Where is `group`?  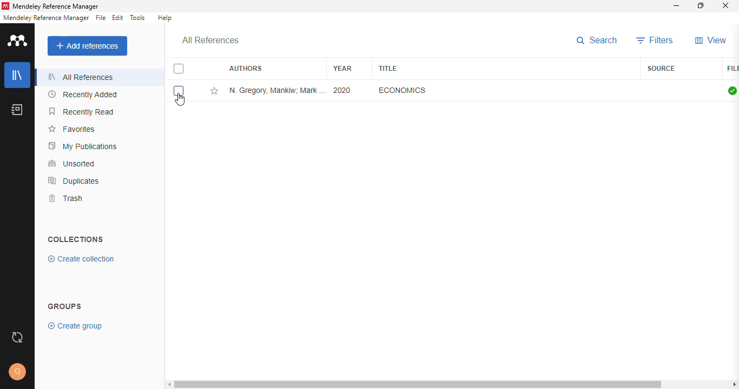
group is located at coordinates (65, 306).